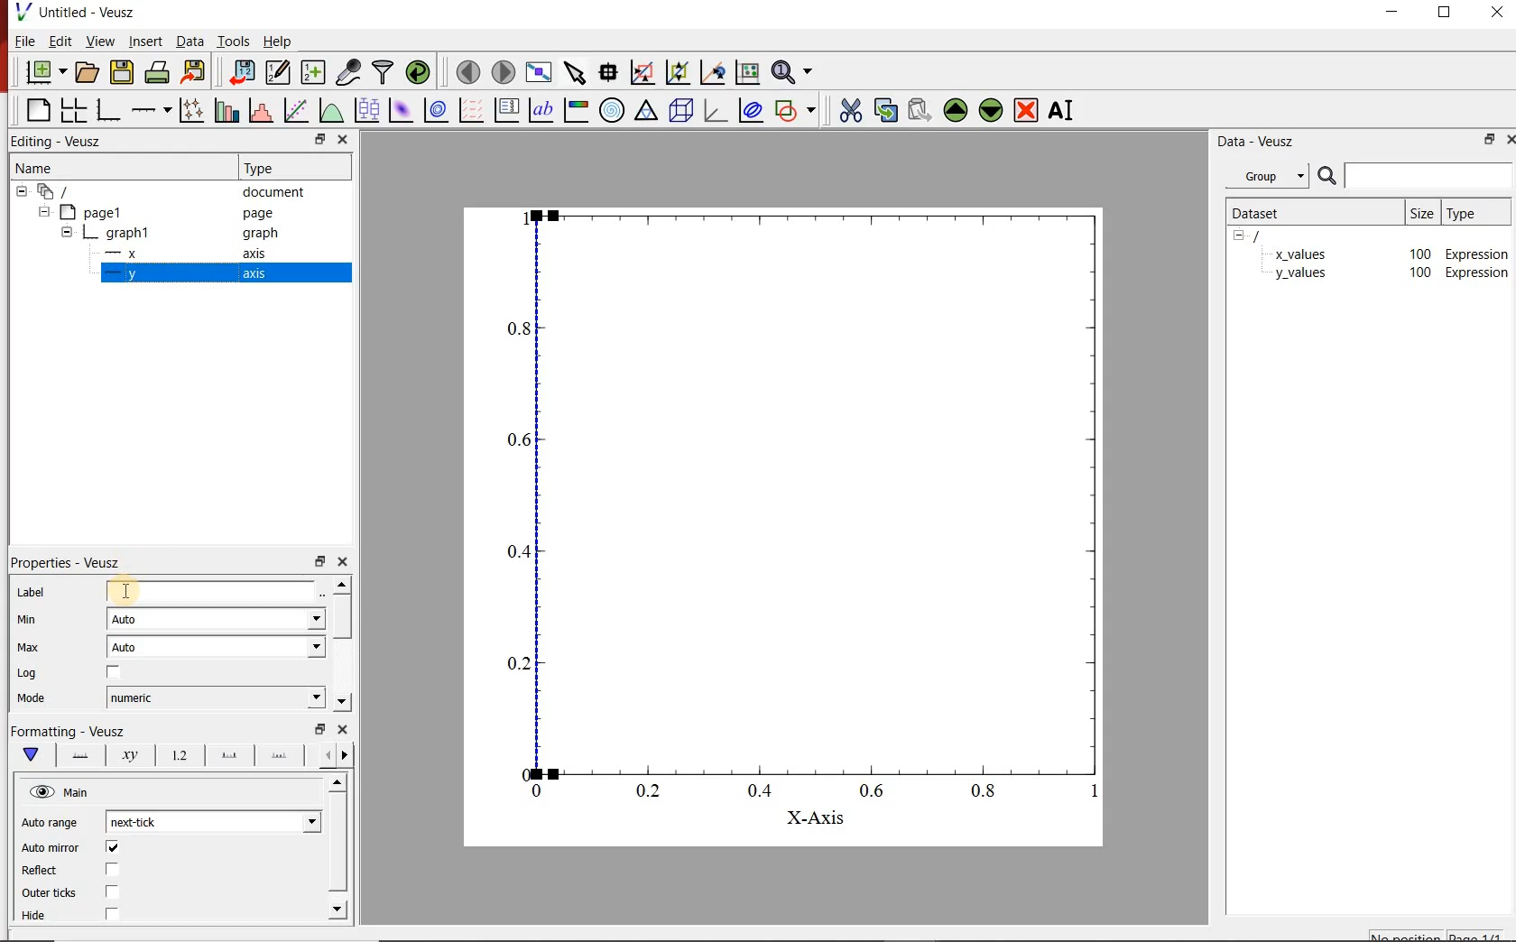  What do you see at coordinates (17, 12) in the screenshot?
I see `veusz logo` at bounding box center [17, 12].